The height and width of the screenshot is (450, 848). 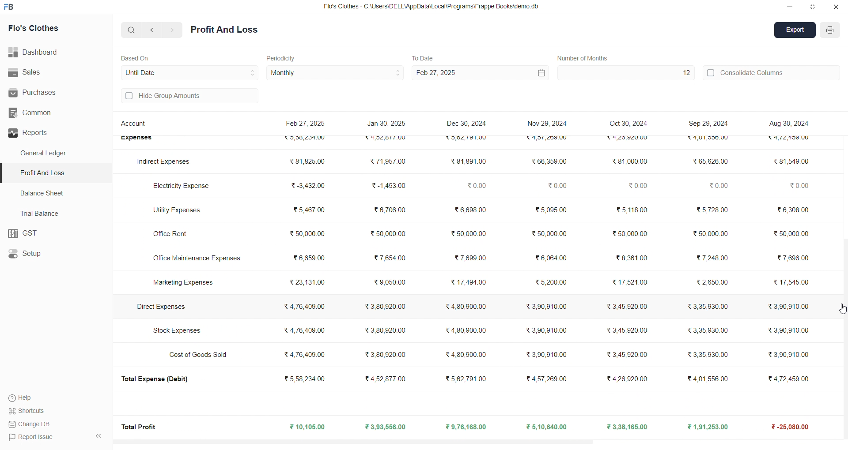 I want to click on ₹81,000.00, so click(x=625, y=161).